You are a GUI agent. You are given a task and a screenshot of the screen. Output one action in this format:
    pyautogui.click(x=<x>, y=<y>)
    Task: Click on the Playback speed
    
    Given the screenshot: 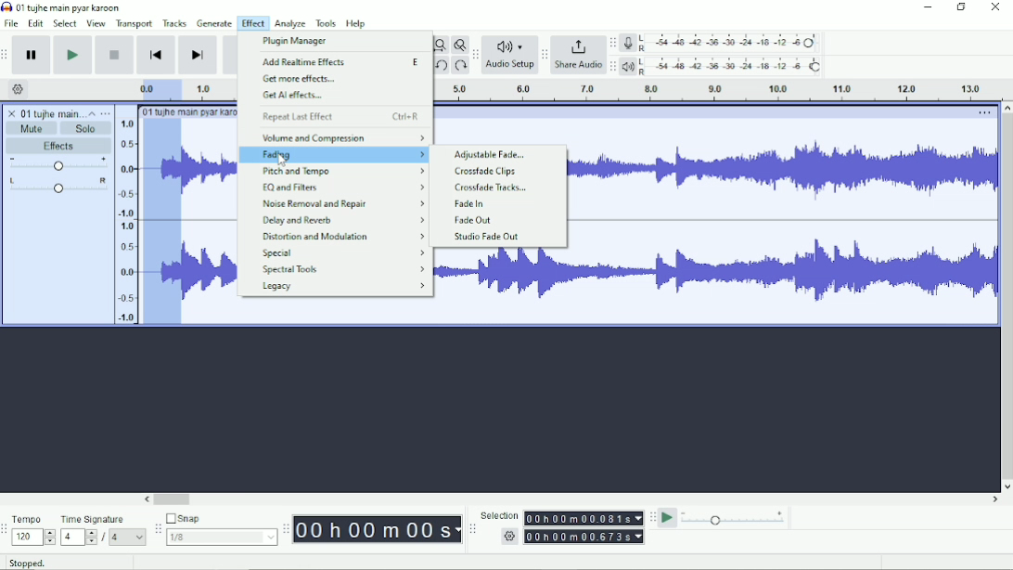 What is the action you would take?
    pyautogui.click(x=734, y=520)
    